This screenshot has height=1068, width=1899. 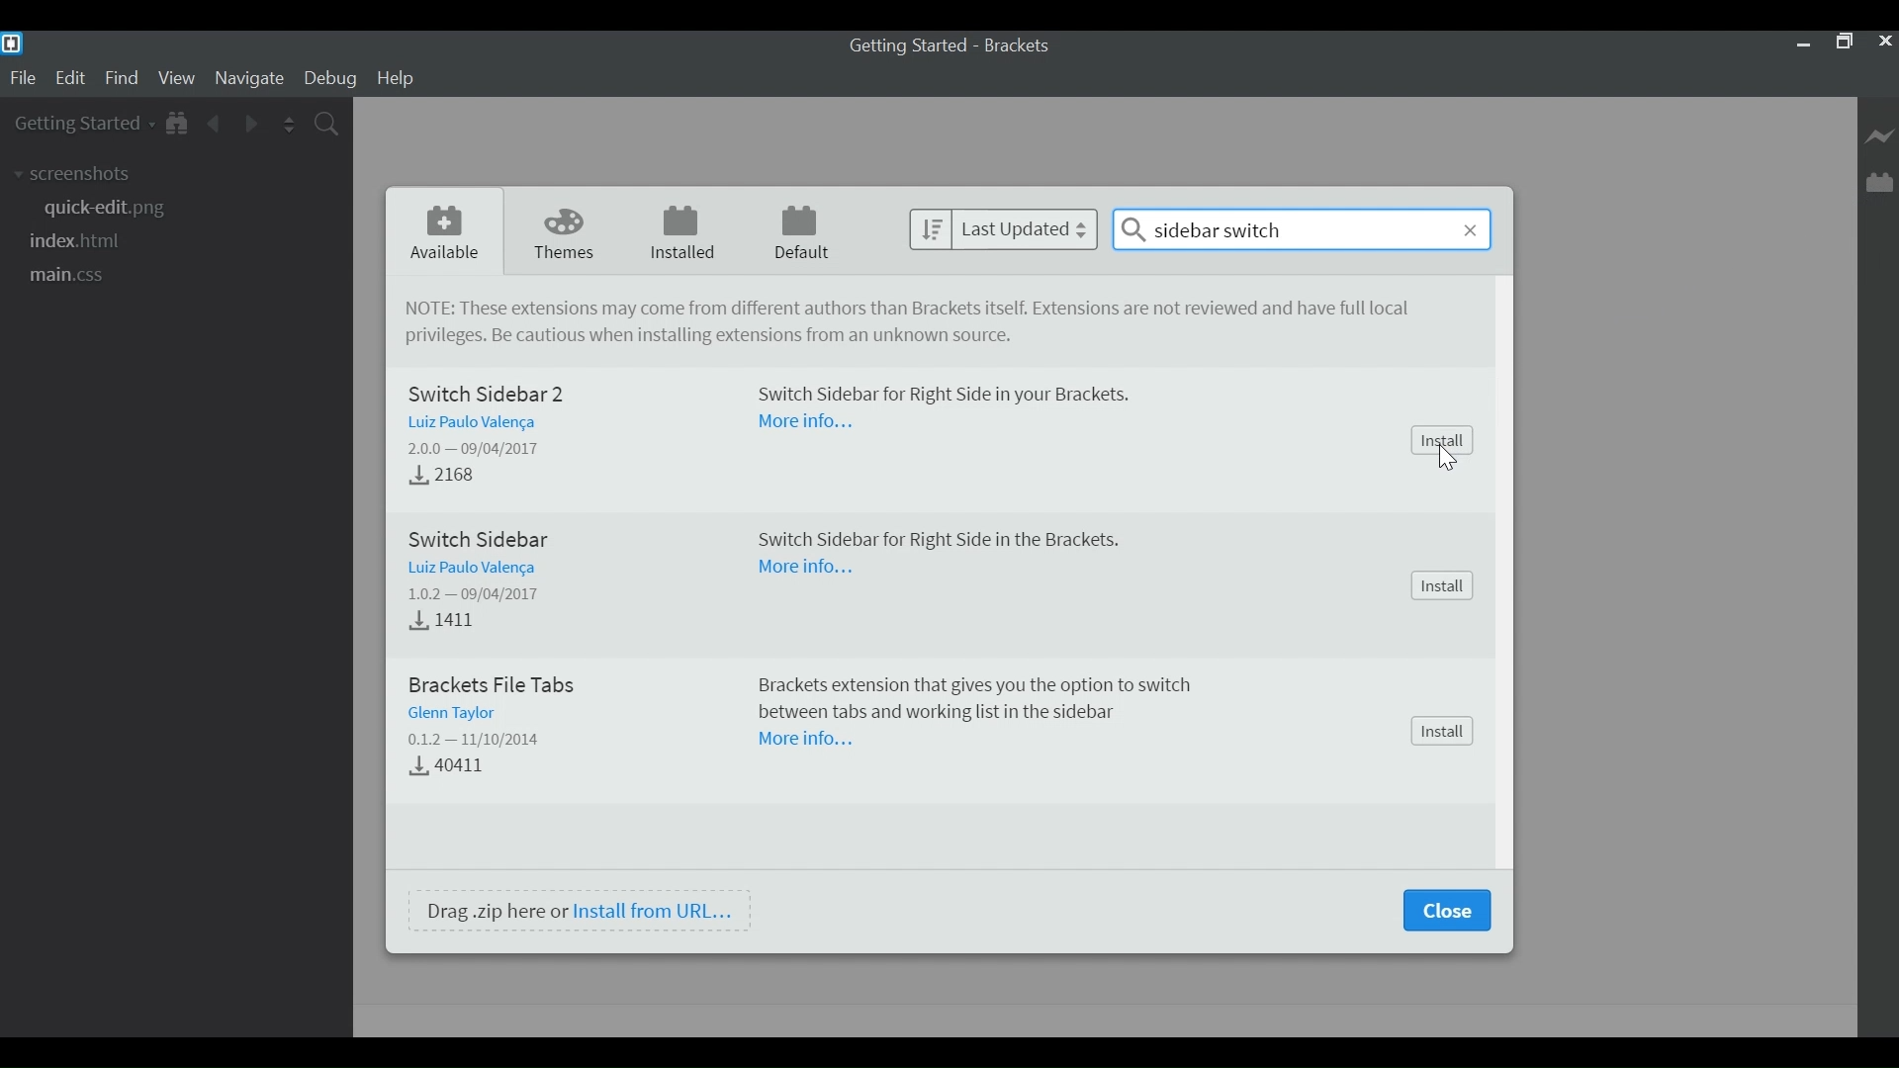 What do you see at coordinates (1443, 585) in the screenshot?
I see `Install` at bounding box center [1443, 585].